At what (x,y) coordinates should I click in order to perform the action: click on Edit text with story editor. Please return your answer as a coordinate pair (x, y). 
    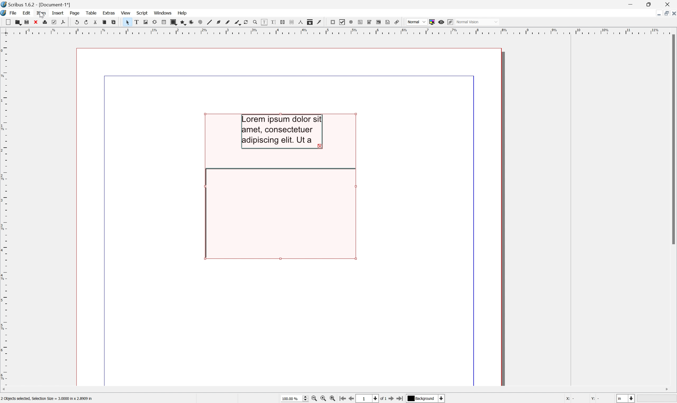
    Looking at the image, I should click on (272, 22).